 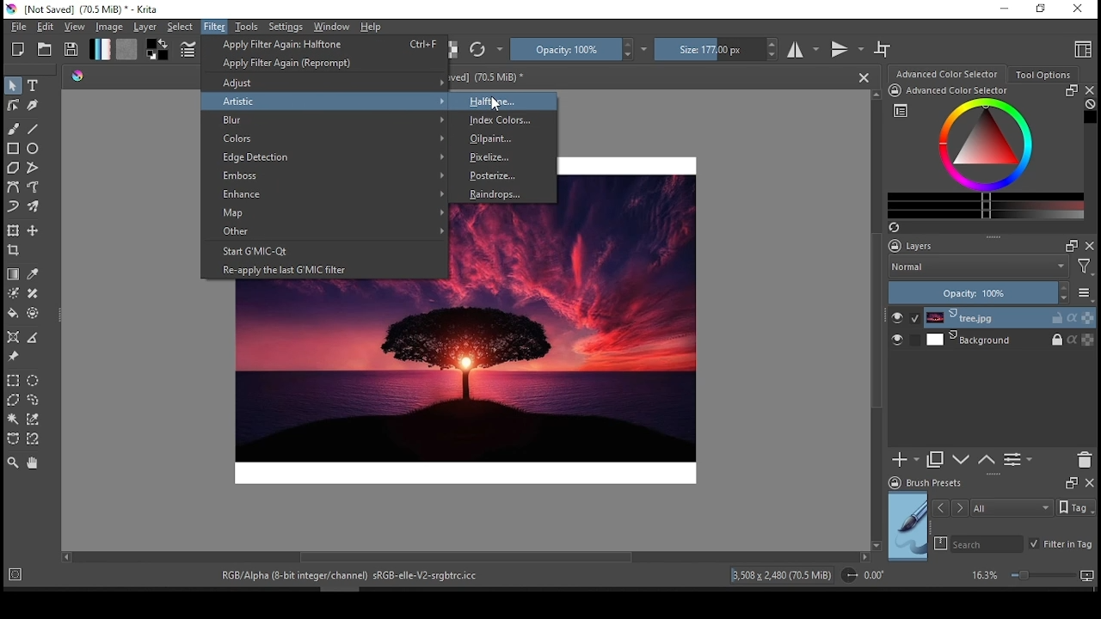 What do you see at coordinates (1088, 483) in the screenshot?
I see `close docker` at bounding box center [1088, 483].